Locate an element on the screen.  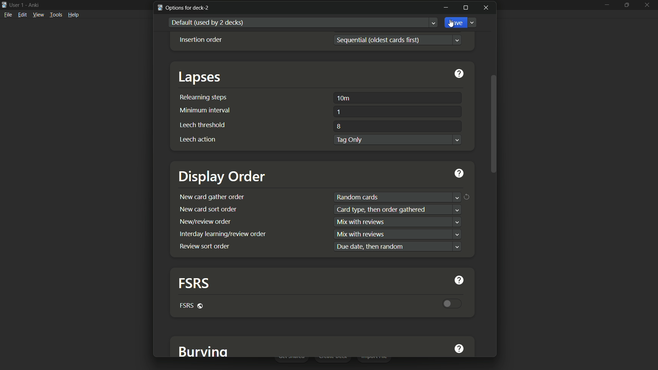
random cards is located at coordinates (357, 197).